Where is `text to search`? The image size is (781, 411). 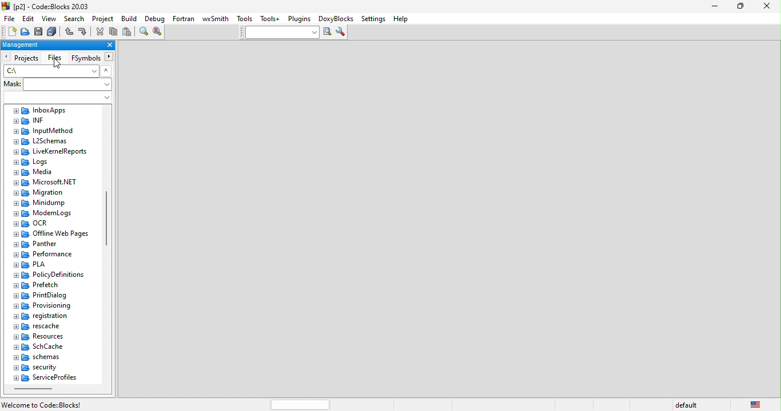 text to search is located at coordinates (279, 33).